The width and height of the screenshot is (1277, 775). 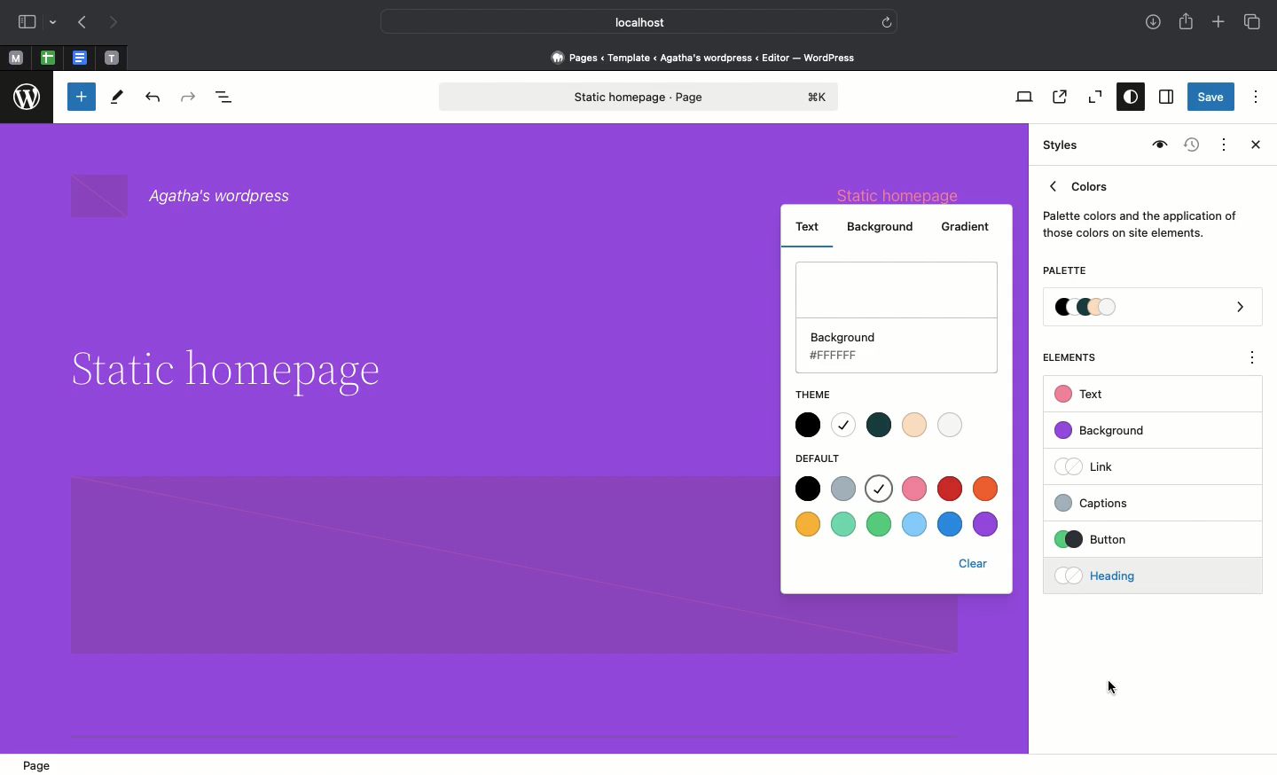 What do you see at coordinates (81, 24) in the screenshot?
I see `Previous page` at bounding box center [81, 24].